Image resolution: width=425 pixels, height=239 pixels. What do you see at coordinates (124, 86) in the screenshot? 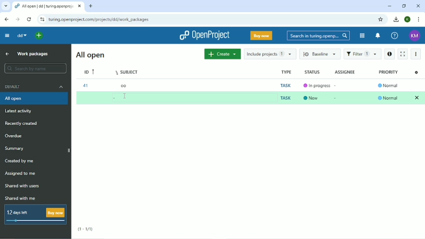
I see `oo` at bounding box center [124, 86].